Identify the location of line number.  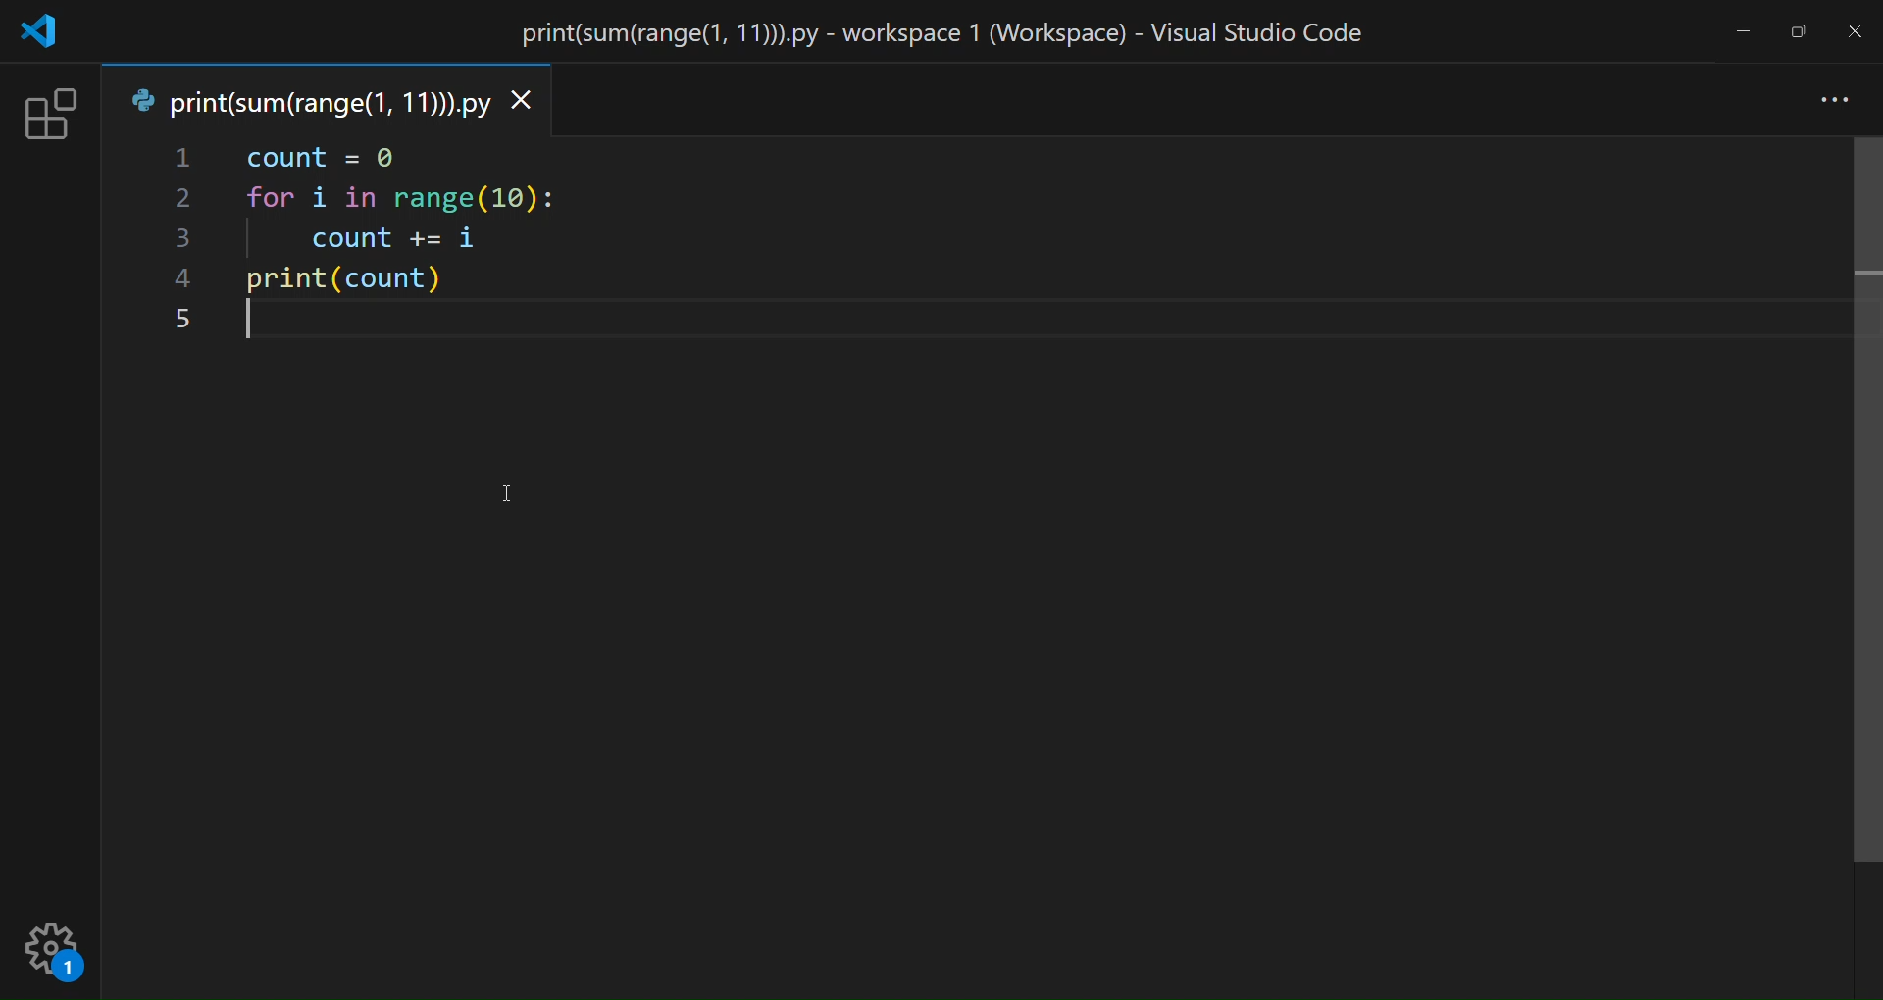
(182, 240).